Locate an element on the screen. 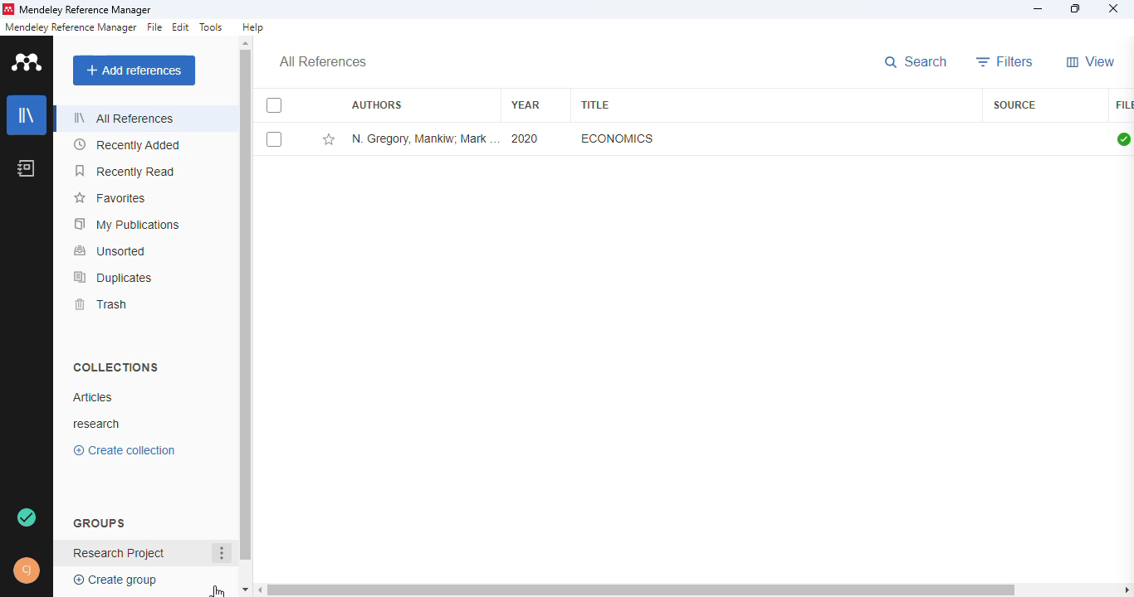 The image size is (1134, 597). vertical scroll bar is located at coordinates (245, 316).